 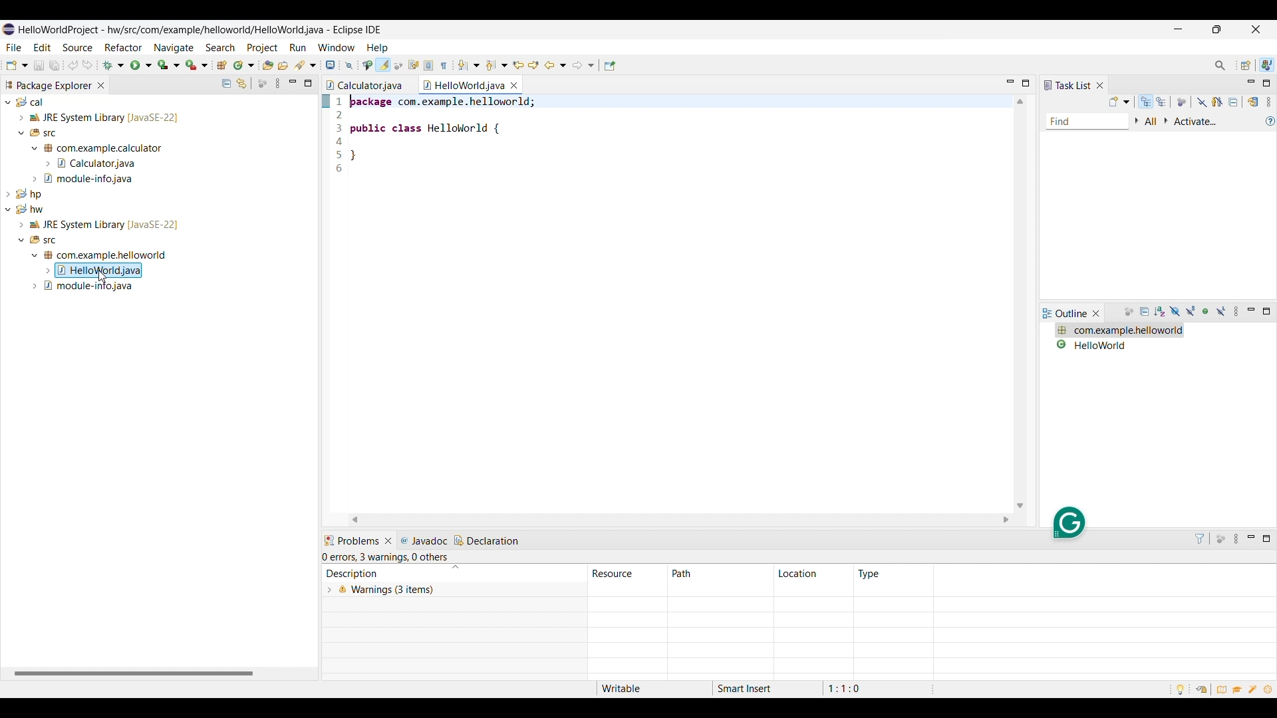 I want to click on Hide static fields and methods, so click(x=1191, y=312).